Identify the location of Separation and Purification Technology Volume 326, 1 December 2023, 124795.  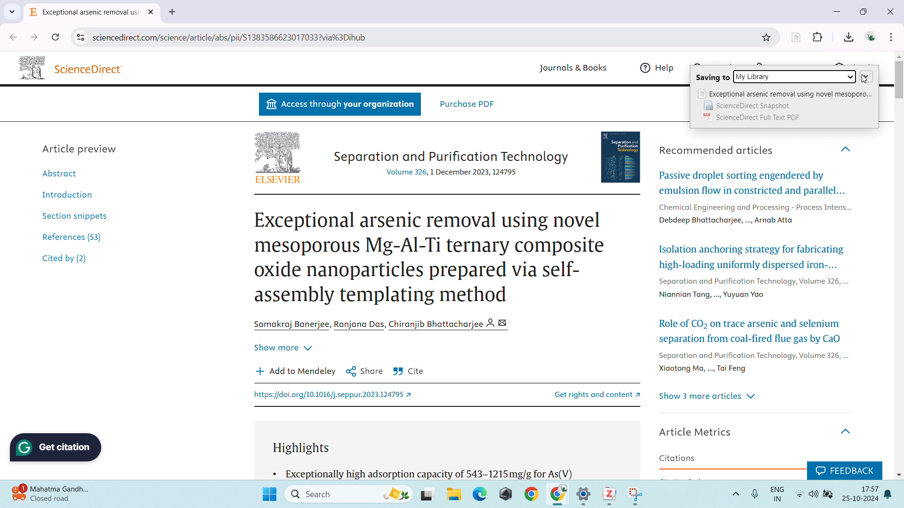
(450, 162).